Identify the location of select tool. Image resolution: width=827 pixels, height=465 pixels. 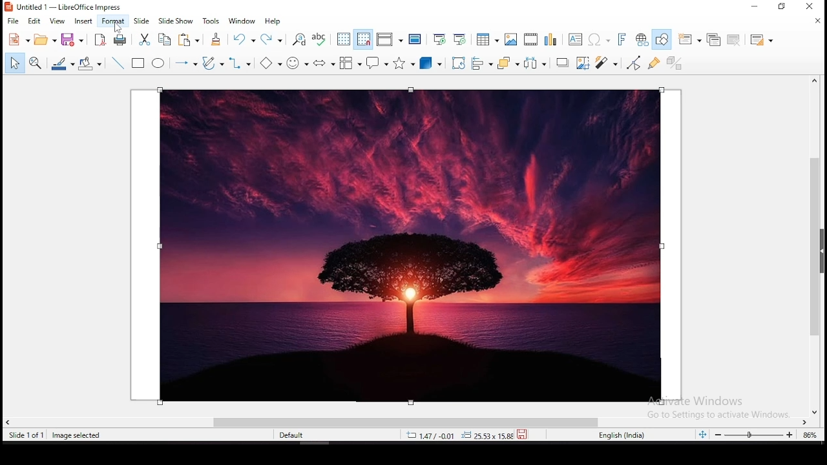
(13, 64).